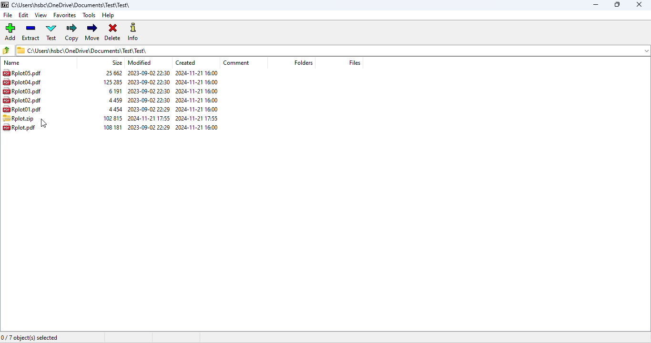 This screenshot has height=343, width=651. I want to click on c\Users\hsbc\OneDrive\Documents\Test\, so click(74, 5).